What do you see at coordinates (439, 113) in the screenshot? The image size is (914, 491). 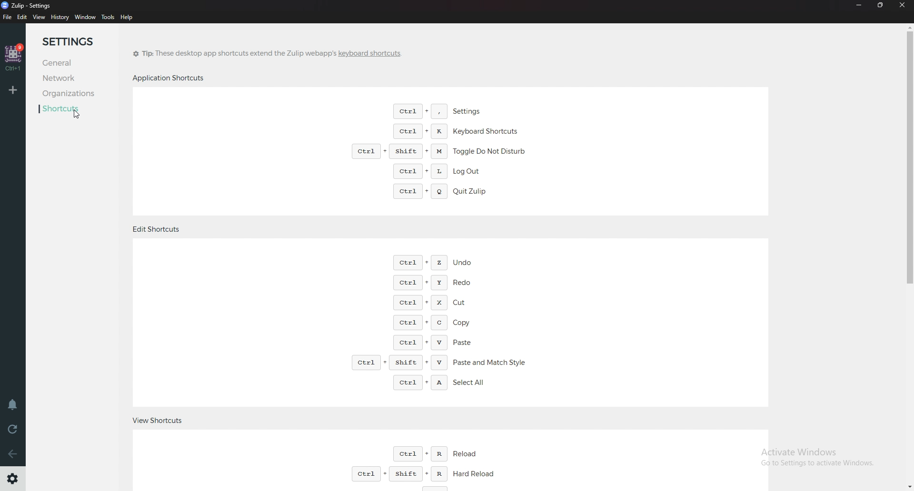 I see `Settings` at bounding box center [439, 113].